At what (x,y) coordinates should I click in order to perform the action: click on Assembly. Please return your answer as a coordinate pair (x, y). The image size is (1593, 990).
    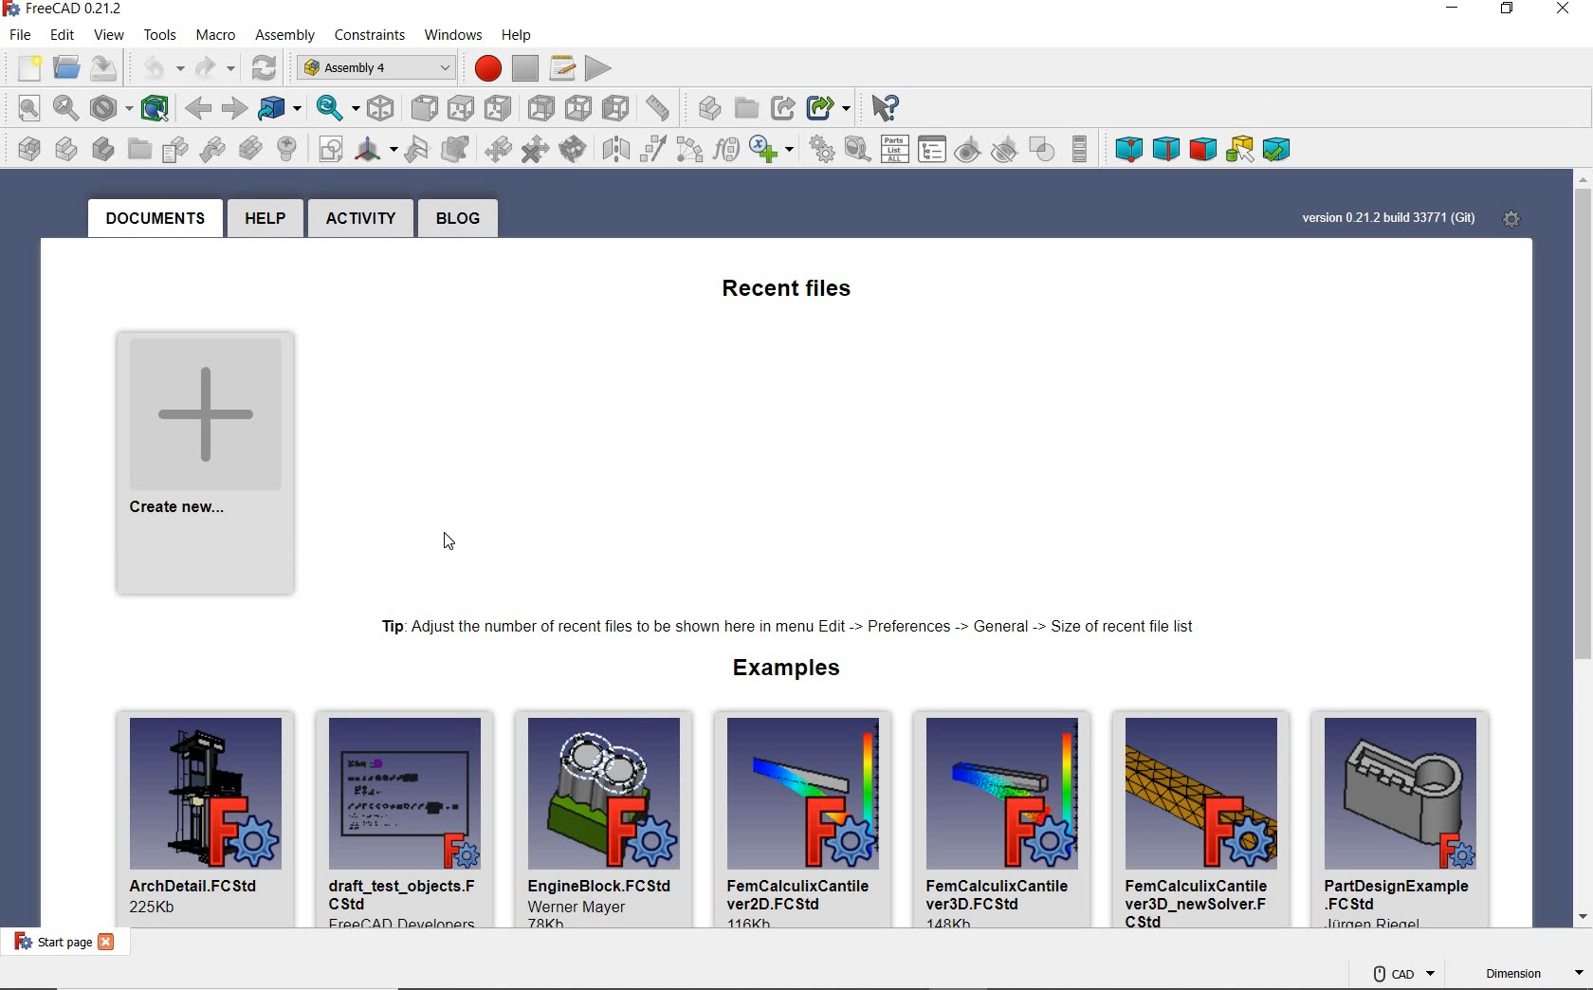
    Looking at the image, I should click on (283, 31).